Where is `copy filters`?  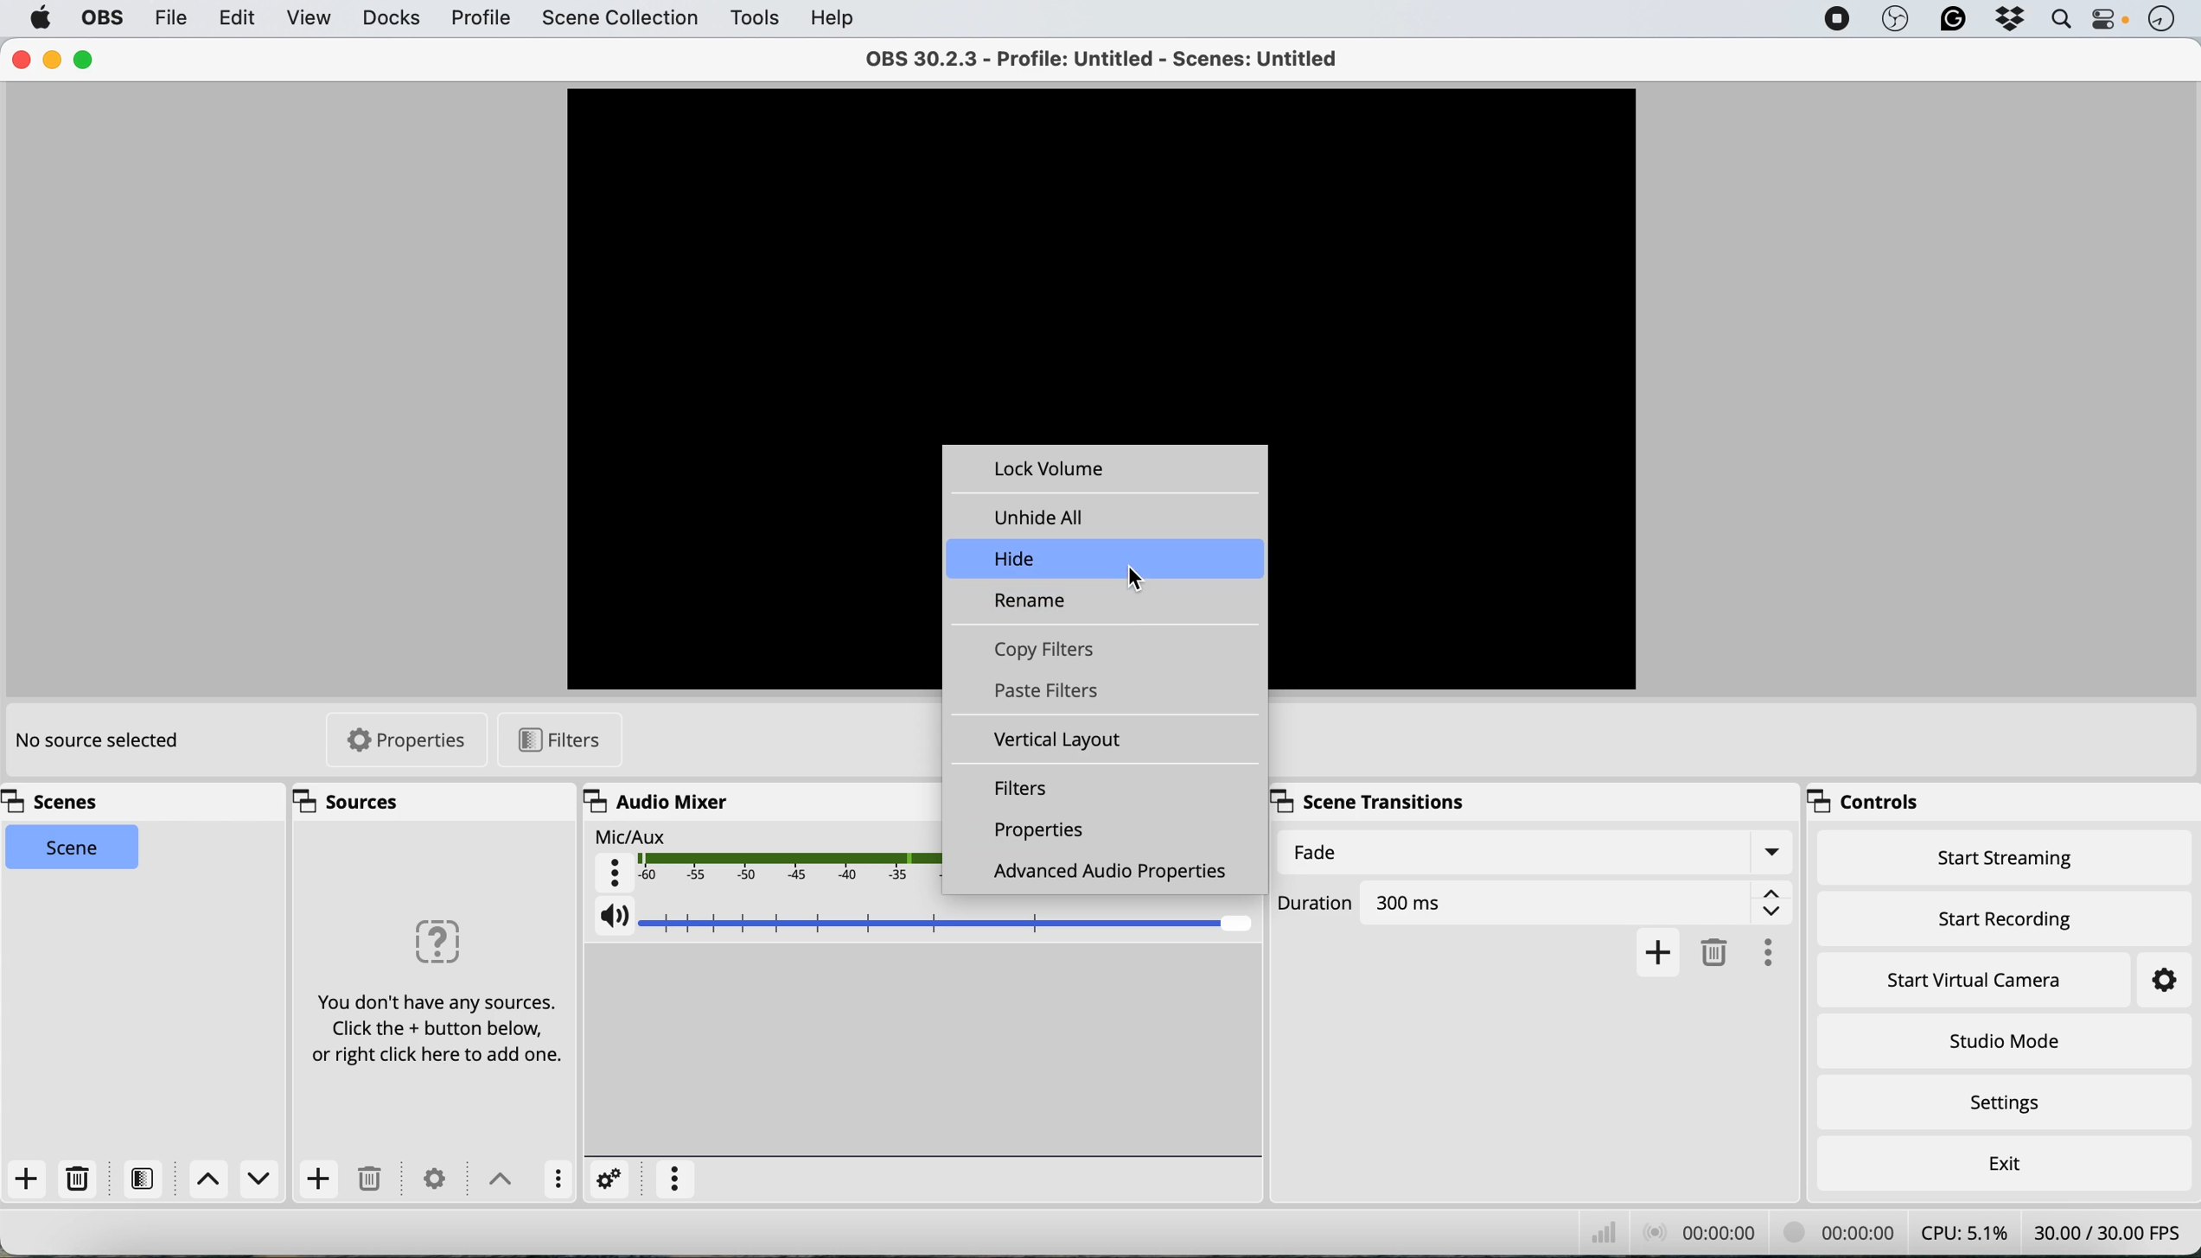
copy filters is located at coordinates (1053, 651).